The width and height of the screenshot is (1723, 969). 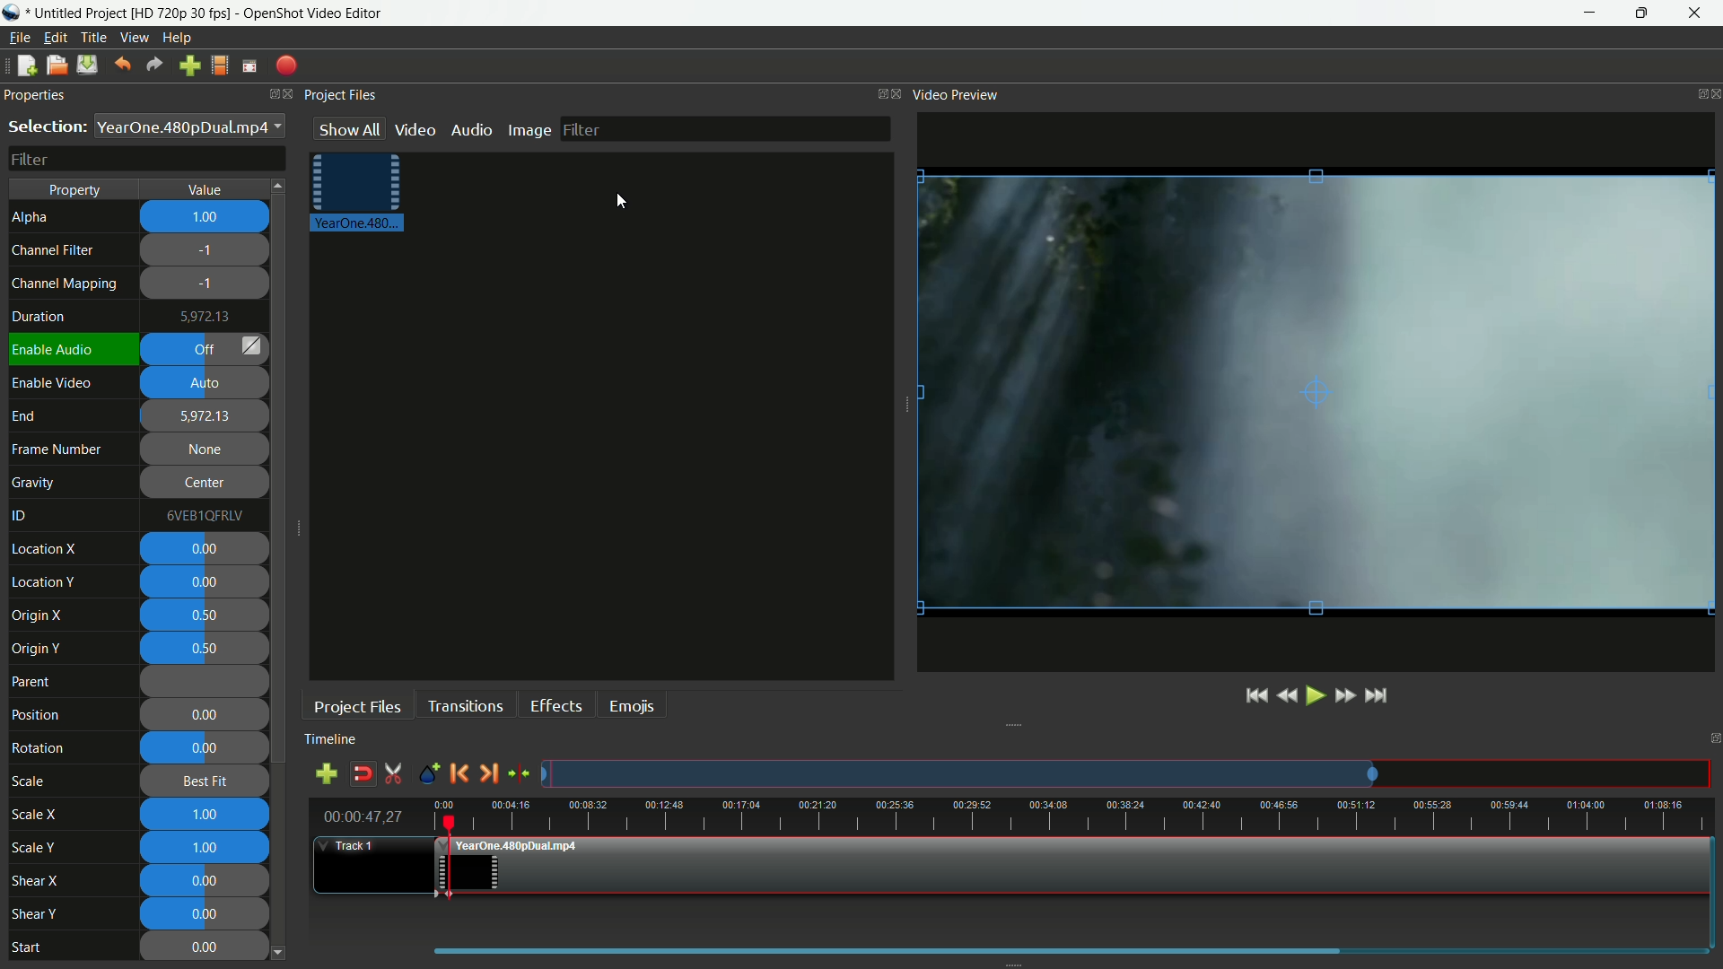 What do you see at coordinates (283, 93) in the screenshot?
I see `close properties` at bounding box center [283, 93].